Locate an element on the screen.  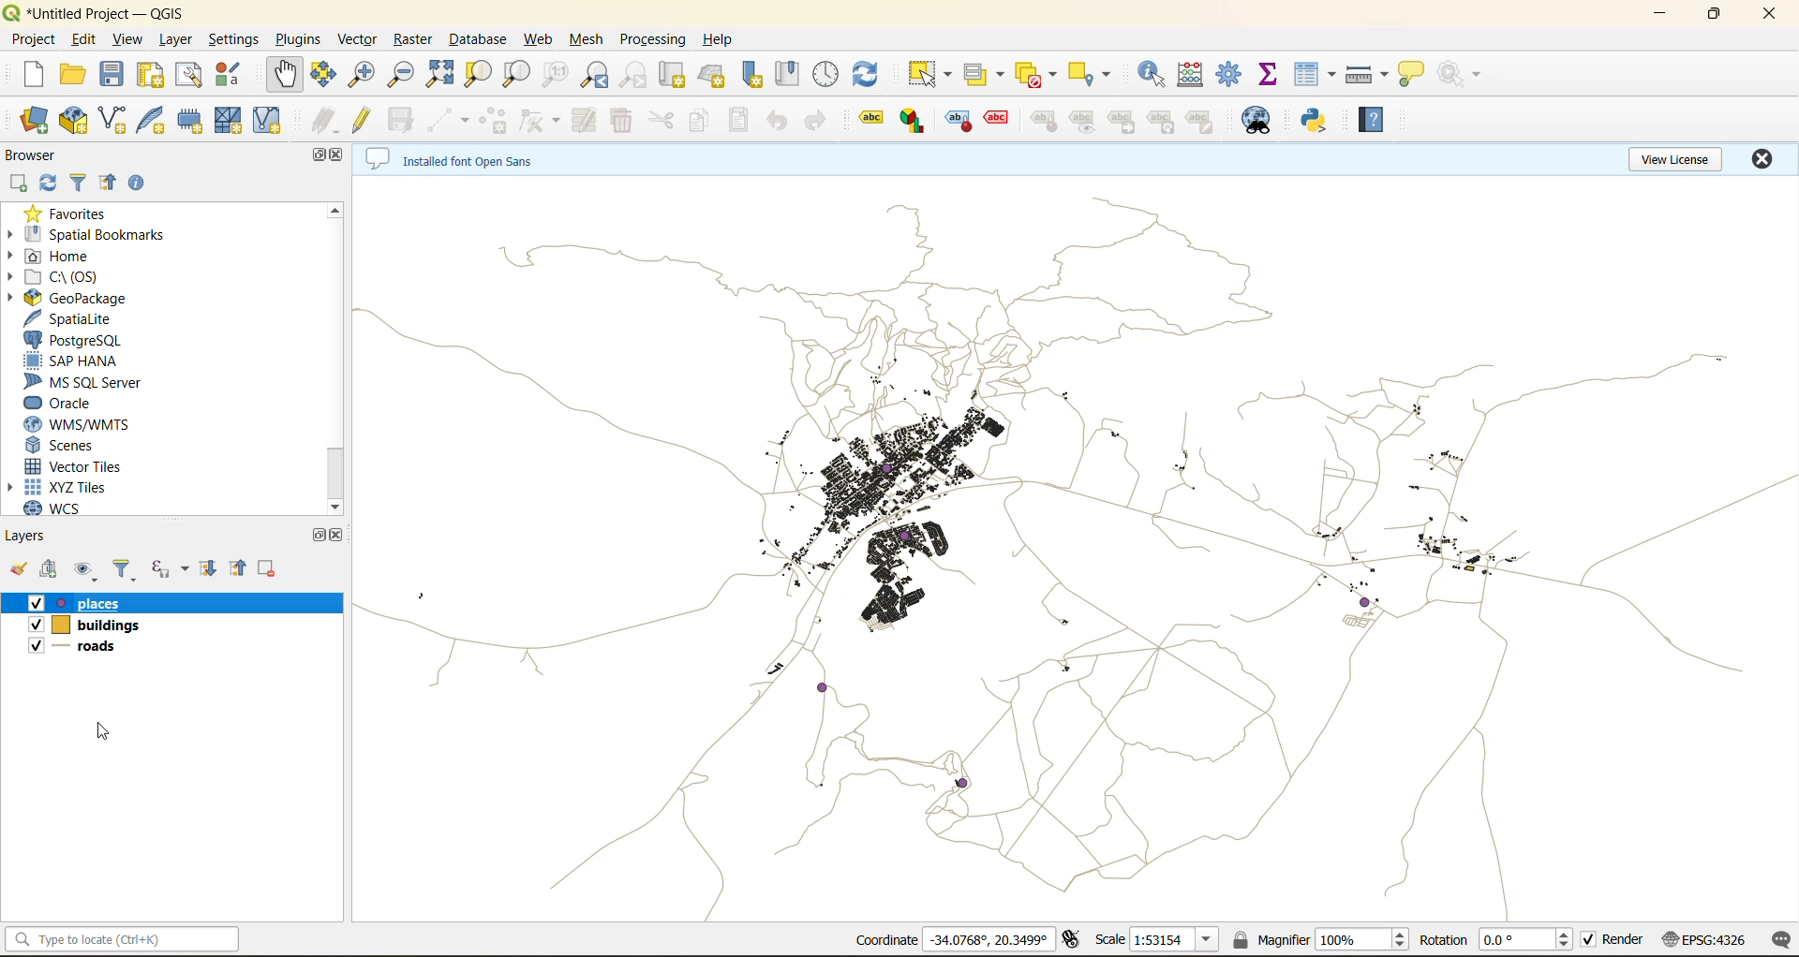
zoom native is located at coordinates (556, 77).